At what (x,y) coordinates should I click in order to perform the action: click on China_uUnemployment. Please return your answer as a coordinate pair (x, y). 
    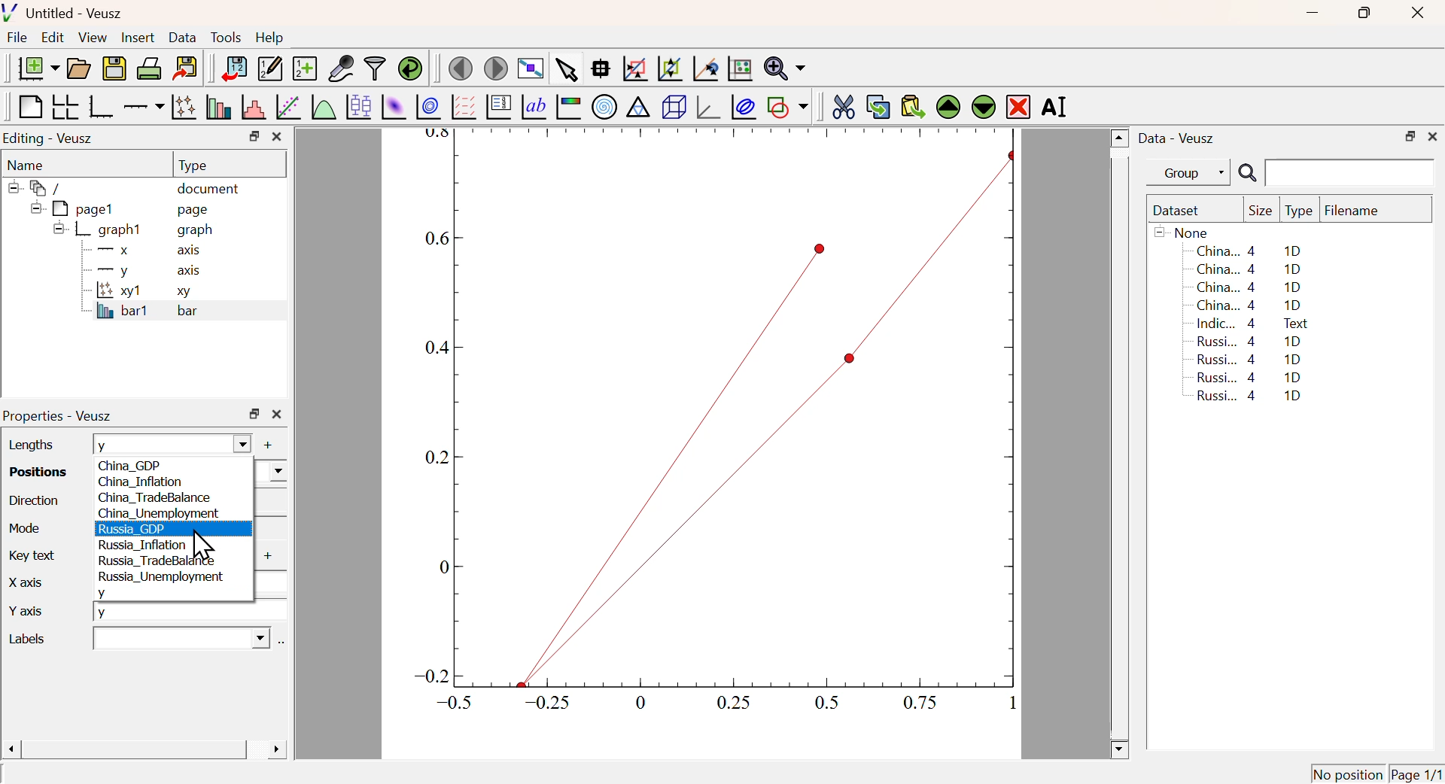
    Looking at the image, I should click on (159, 515).